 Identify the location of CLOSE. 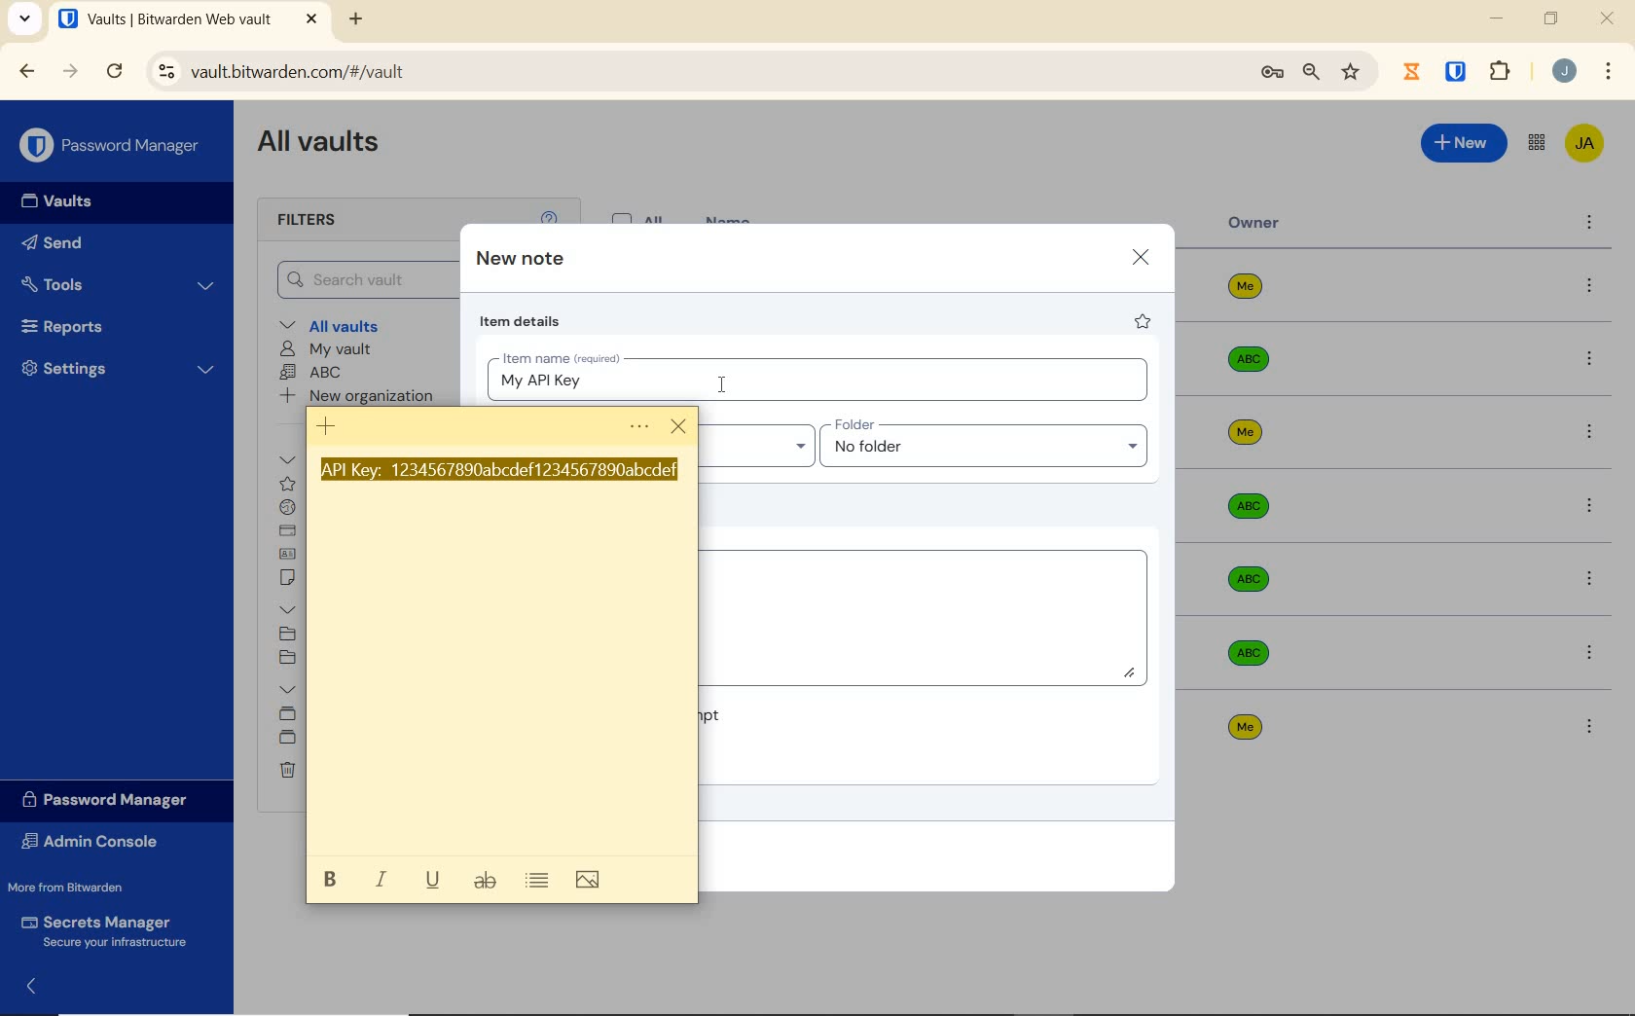
(1609, 23).